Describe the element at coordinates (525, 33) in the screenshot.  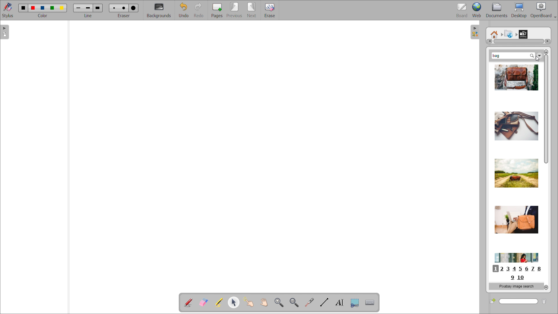
I see `Pixabay` at that location.